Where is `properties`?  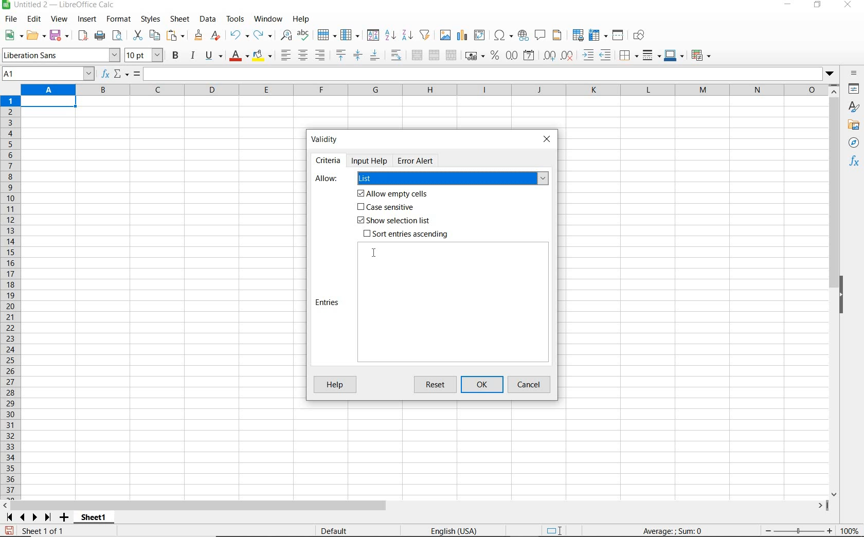 properties is located at coordinates (855, 90).